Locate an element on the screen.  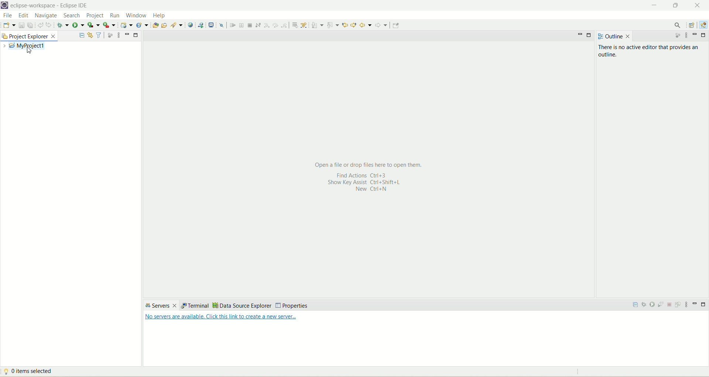
start the server is located at coordinates (653, 306).